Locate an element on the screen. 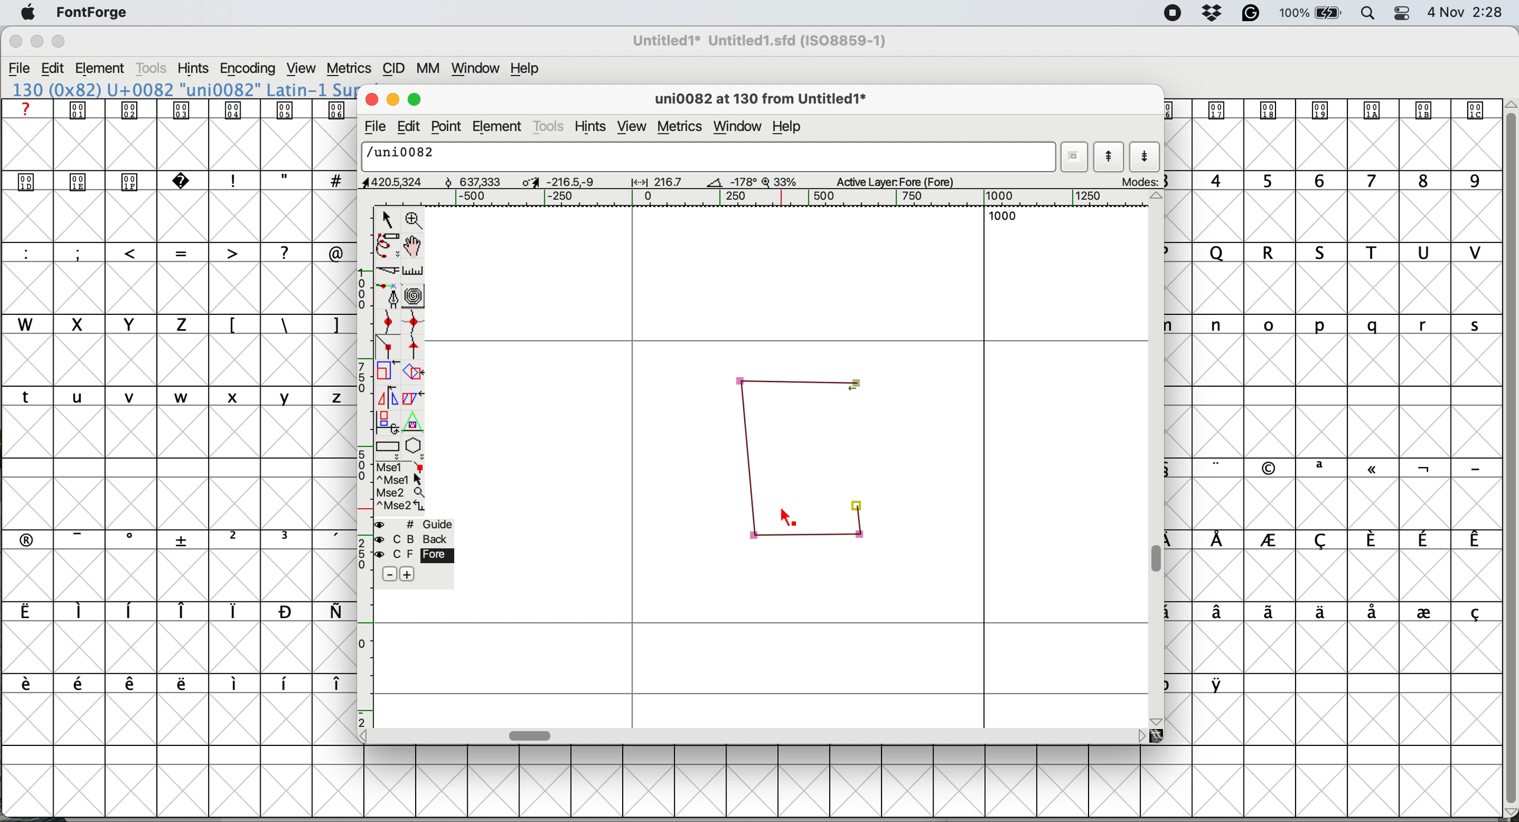 The width and height of the screenshot is (1519, 822). minimise is located at coordinates (36, 42).